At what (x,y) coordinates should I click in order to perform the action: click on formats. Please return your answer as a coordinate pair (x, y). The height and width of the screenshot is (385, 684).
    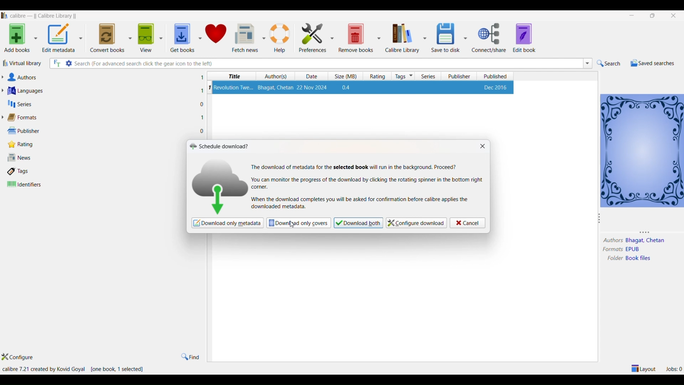
    Looking at the image, I should click on (611, 250).